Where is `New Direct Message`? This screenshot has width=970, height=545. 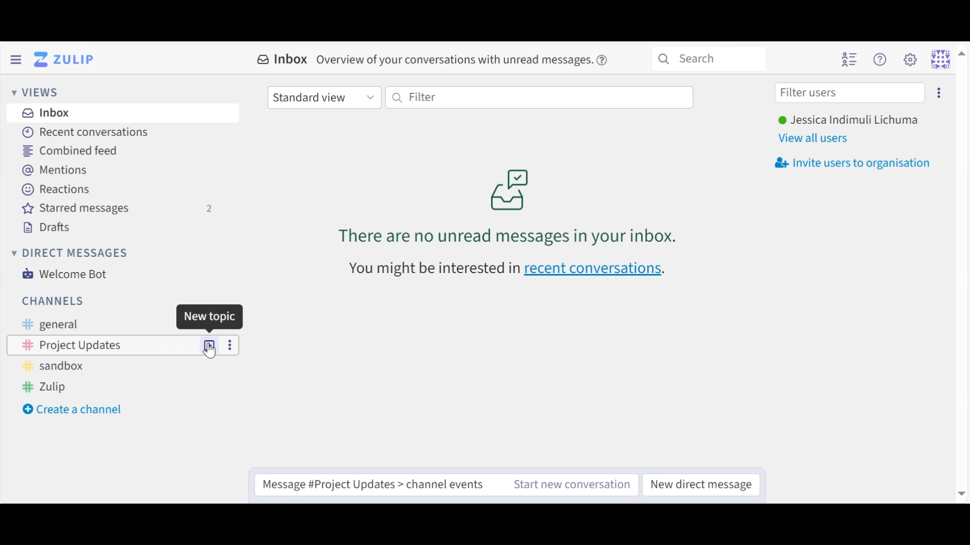 New Direct Message is located at coordinates (702, 484).